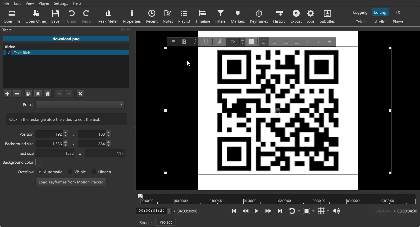 The height and width of the screenshot is (227, 420). I want to click on Automatic, so click(49, 172).